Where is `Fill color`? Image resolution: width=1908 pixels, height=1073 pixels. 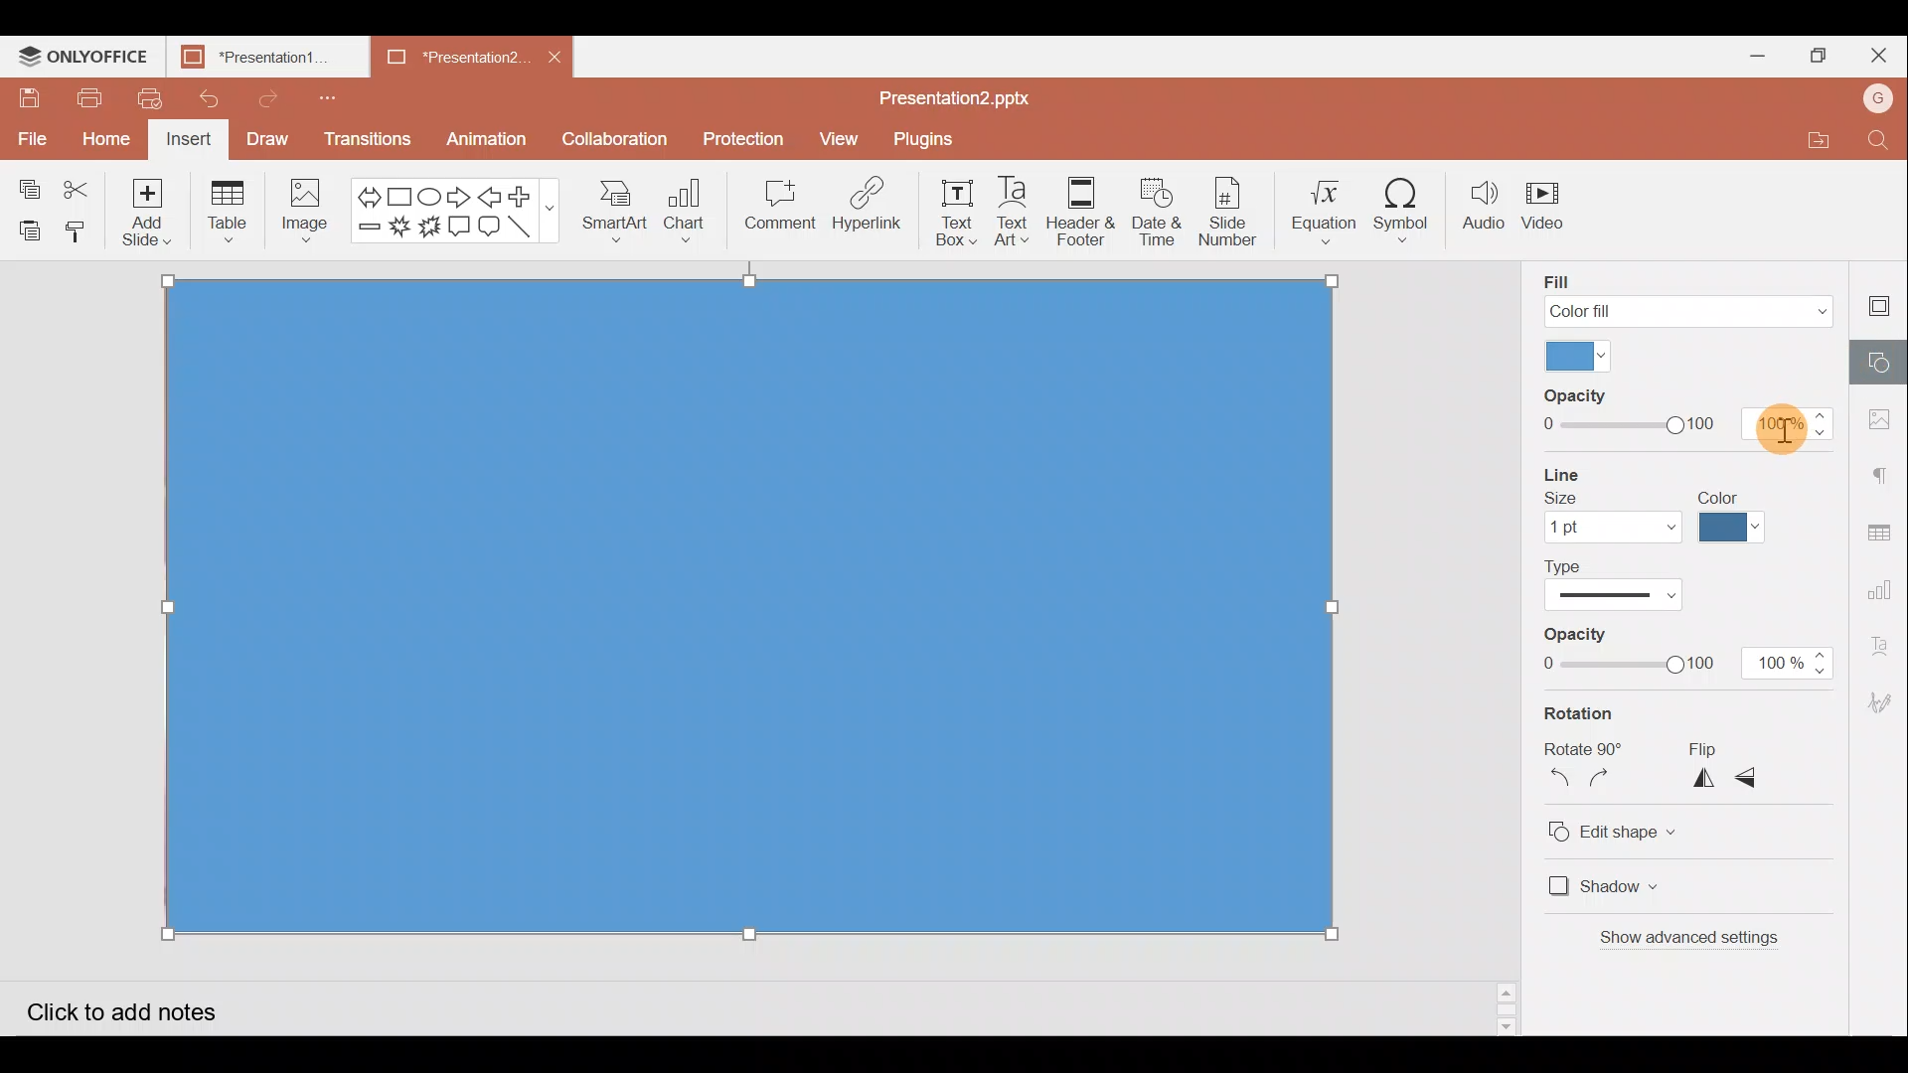 Fill color is located at coordinates (1575, 354).